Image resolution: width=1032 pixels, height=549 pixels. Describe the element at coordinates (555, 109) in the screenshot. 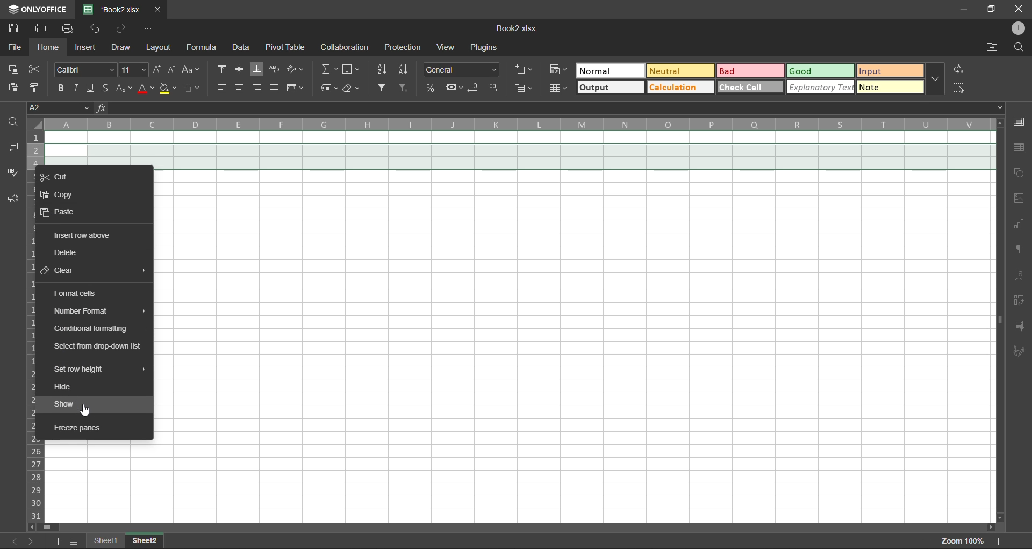

I see `formula bar` at that location.